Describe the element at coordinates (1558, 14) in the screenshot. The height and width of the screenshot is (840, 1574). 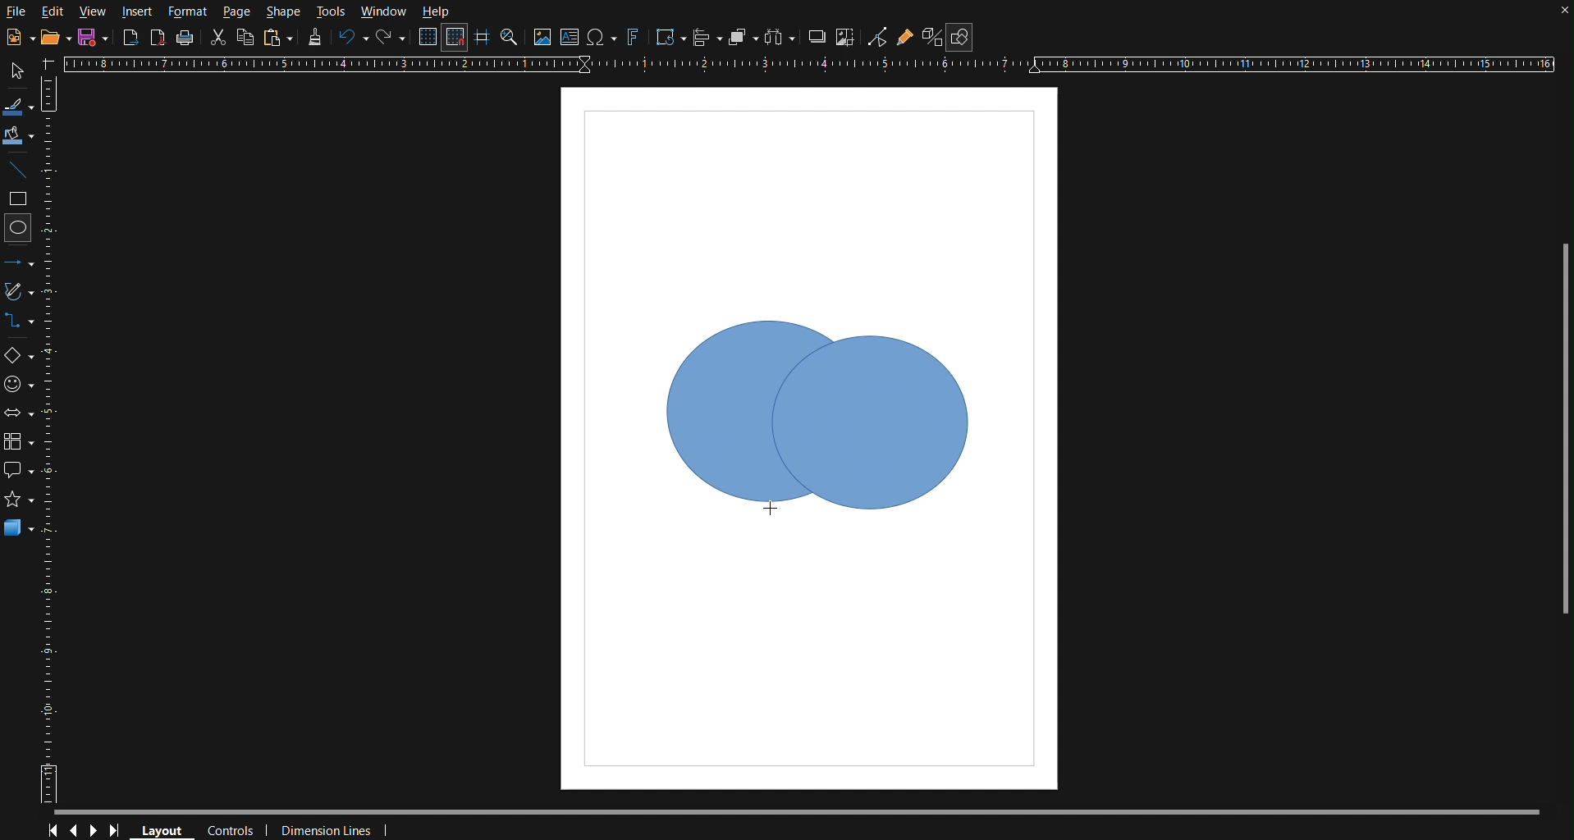
I see `close` at that location.